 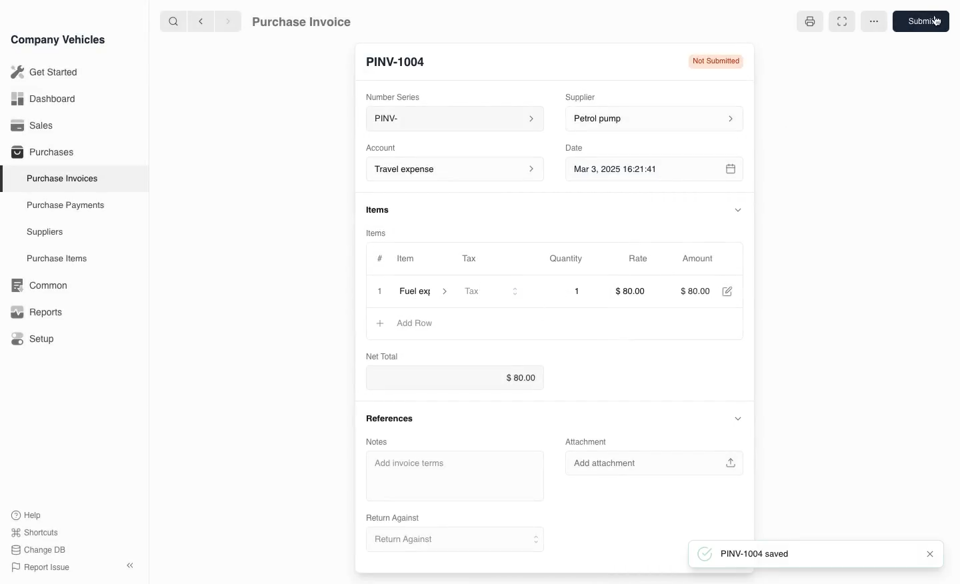 I want to click on Rate, so click(x=639, y=259).